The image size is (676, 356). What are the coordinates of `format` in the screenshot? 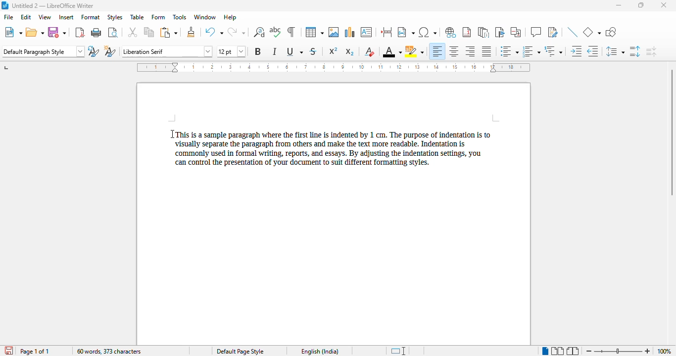 It's located at (91, 17).